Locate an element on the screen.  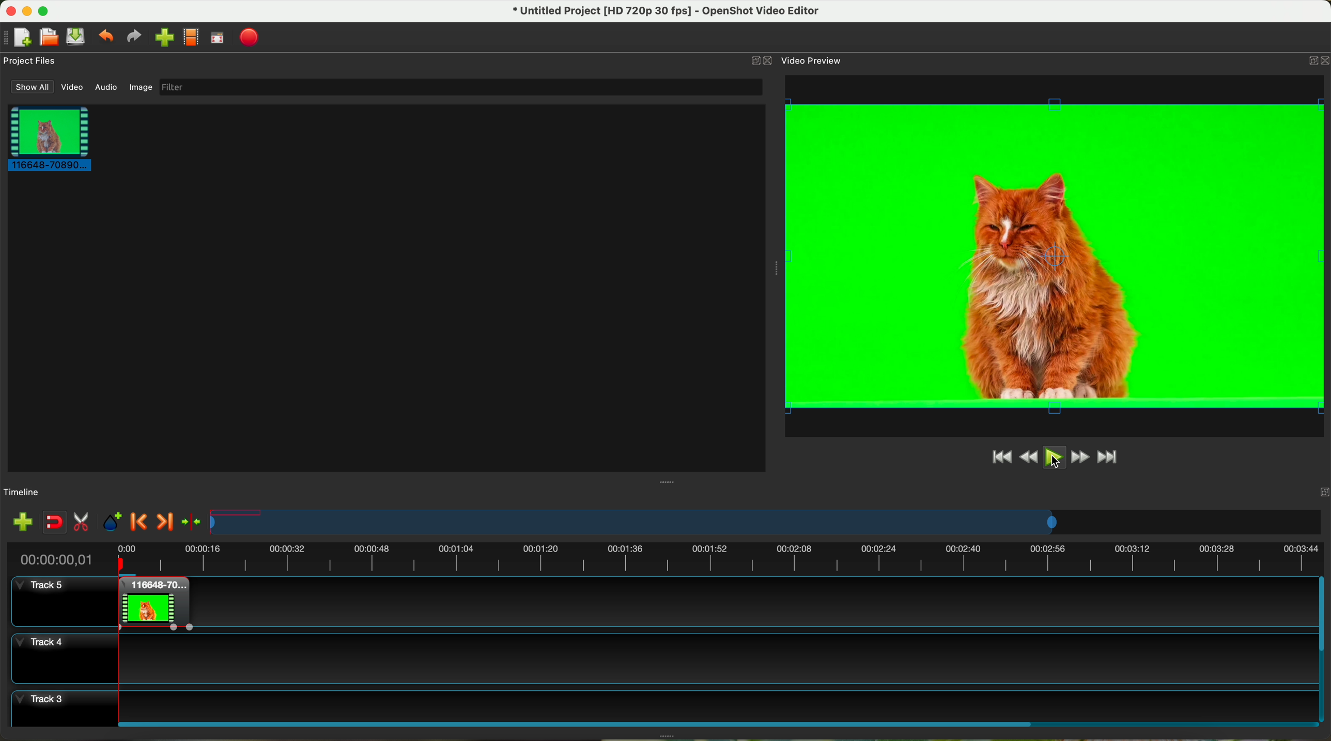
jump to start is located at coordinates (1000, 456).